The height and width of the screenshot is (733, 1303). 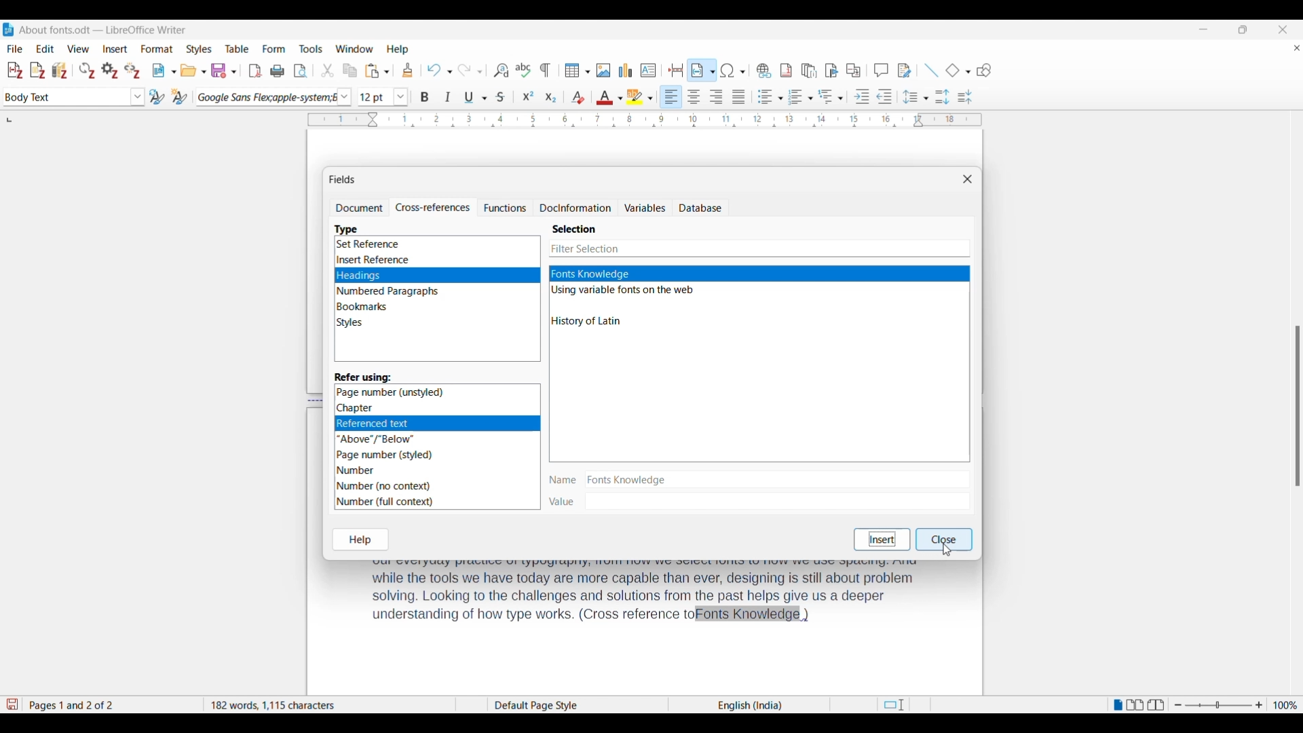 What do you see at coordinates (435, 422) in the screenshot?
I see `Referencedtet` at bounding box center [435, 422].